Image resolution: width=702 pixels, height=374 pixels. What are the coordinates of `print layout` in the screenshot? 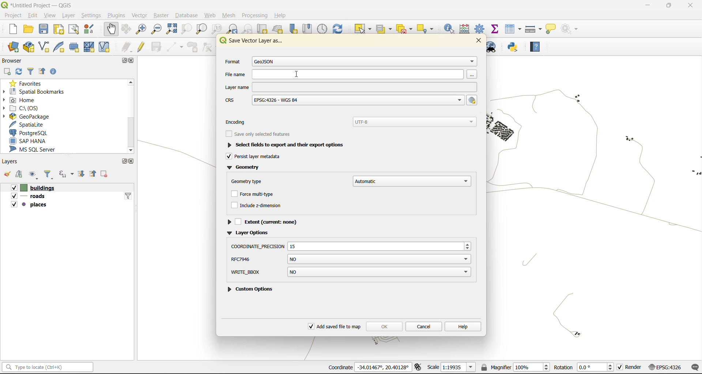 It's located at (60, 30).